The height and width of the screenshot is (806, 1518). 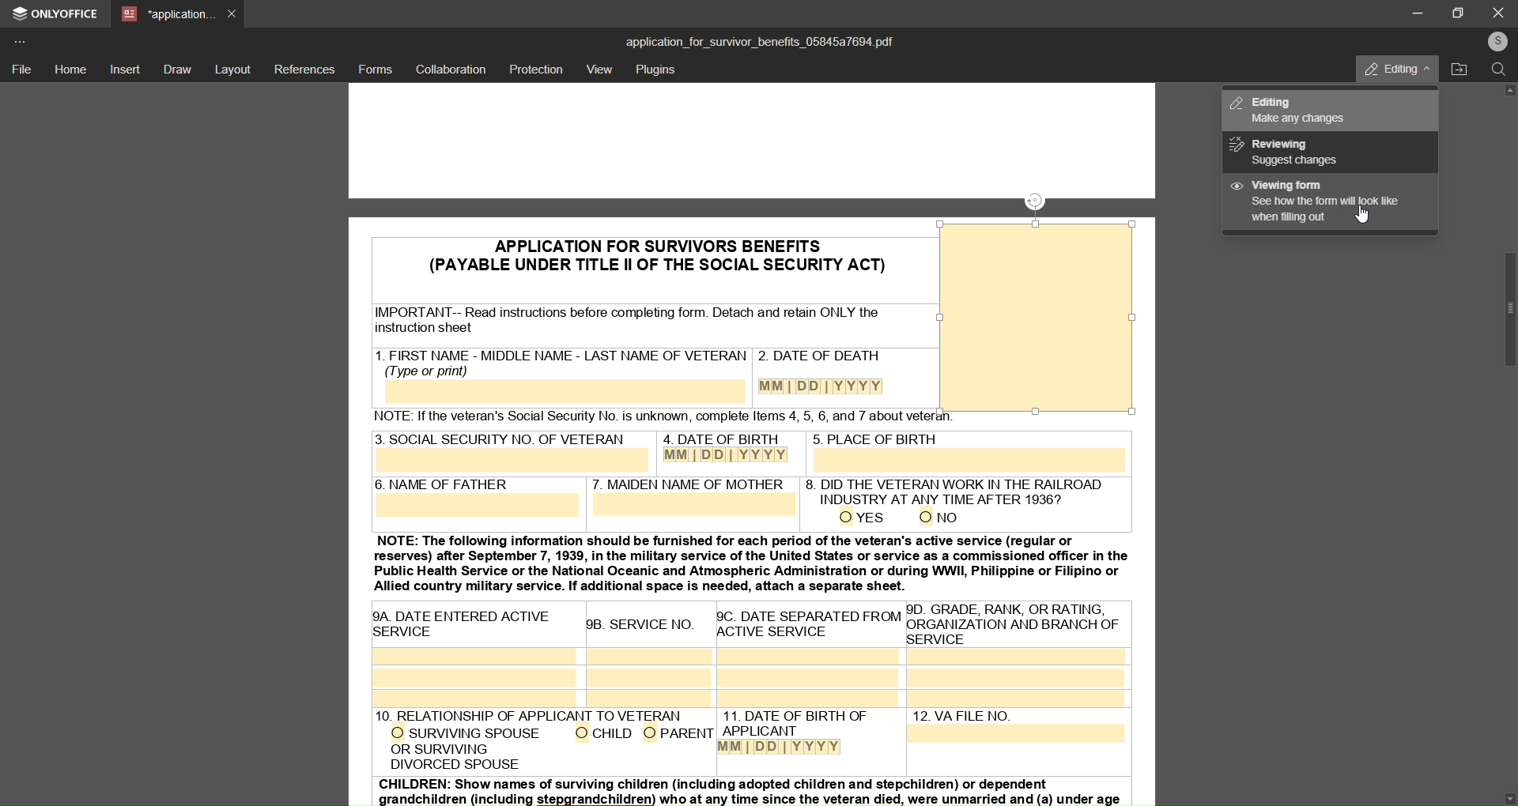 What do you see at coordinates (126, 70) in the screenshot?
I see `insert` at bounding box center [126, 70].